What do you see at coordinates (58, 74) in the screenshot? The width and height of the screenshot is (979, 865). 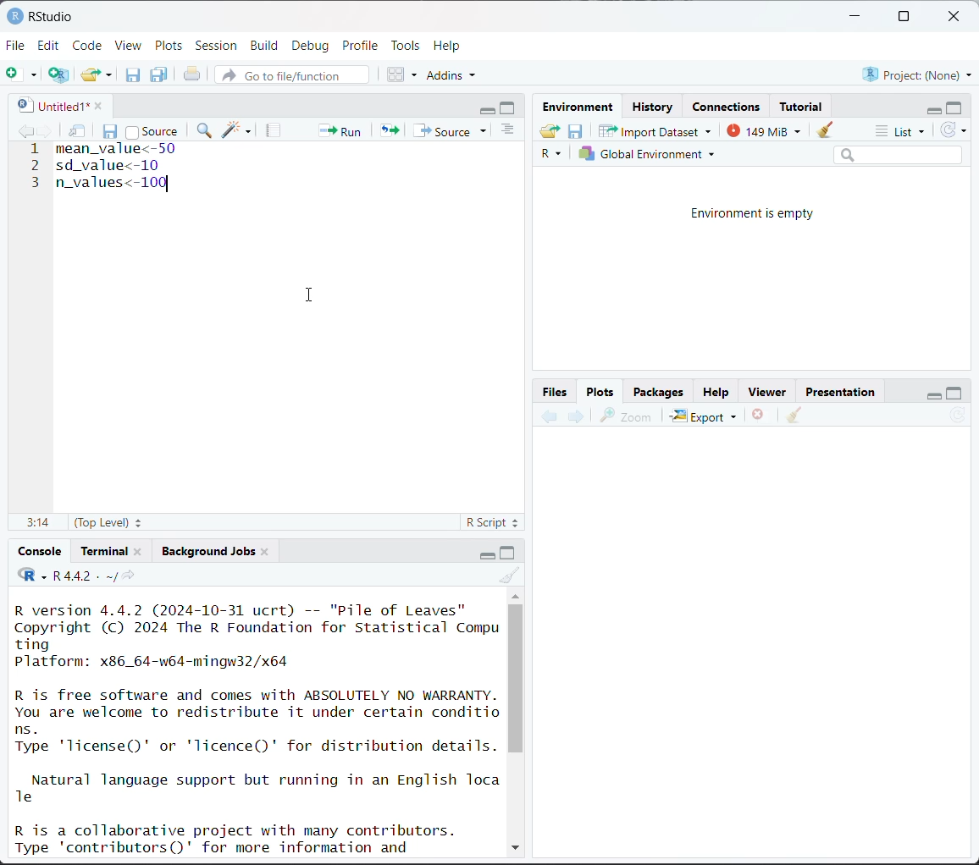 I see `create a project` at bounding box center [58, 74].